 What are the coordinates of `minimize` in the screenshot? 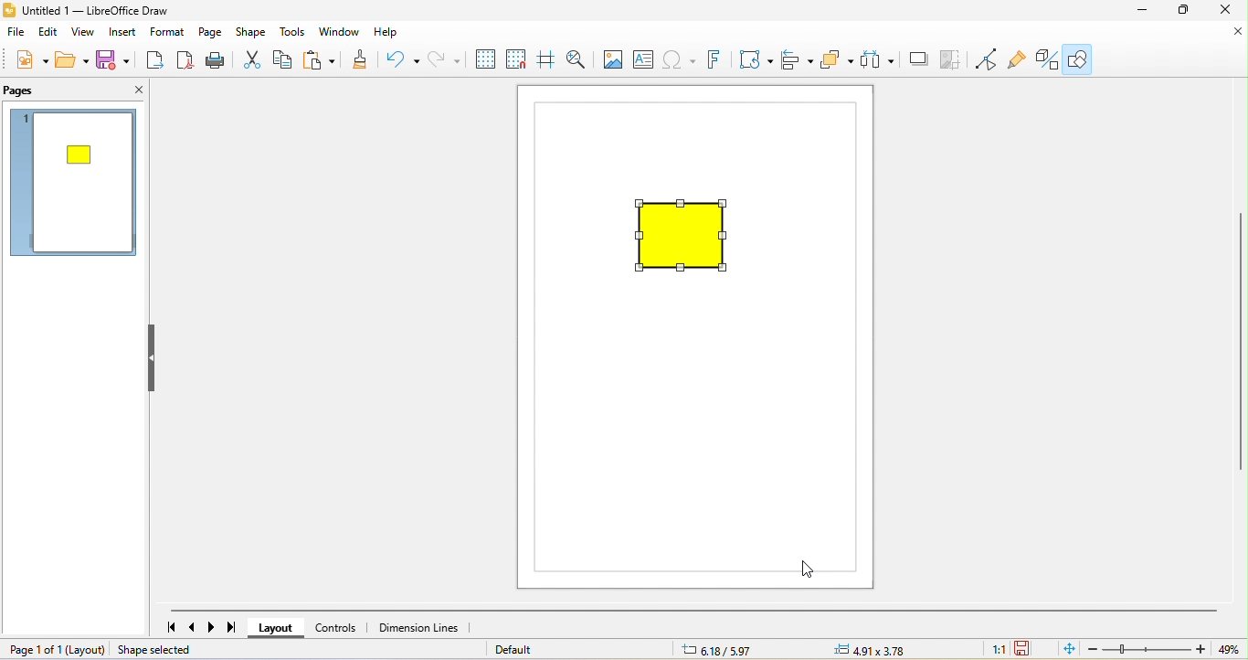 It's located at (1142, 11).